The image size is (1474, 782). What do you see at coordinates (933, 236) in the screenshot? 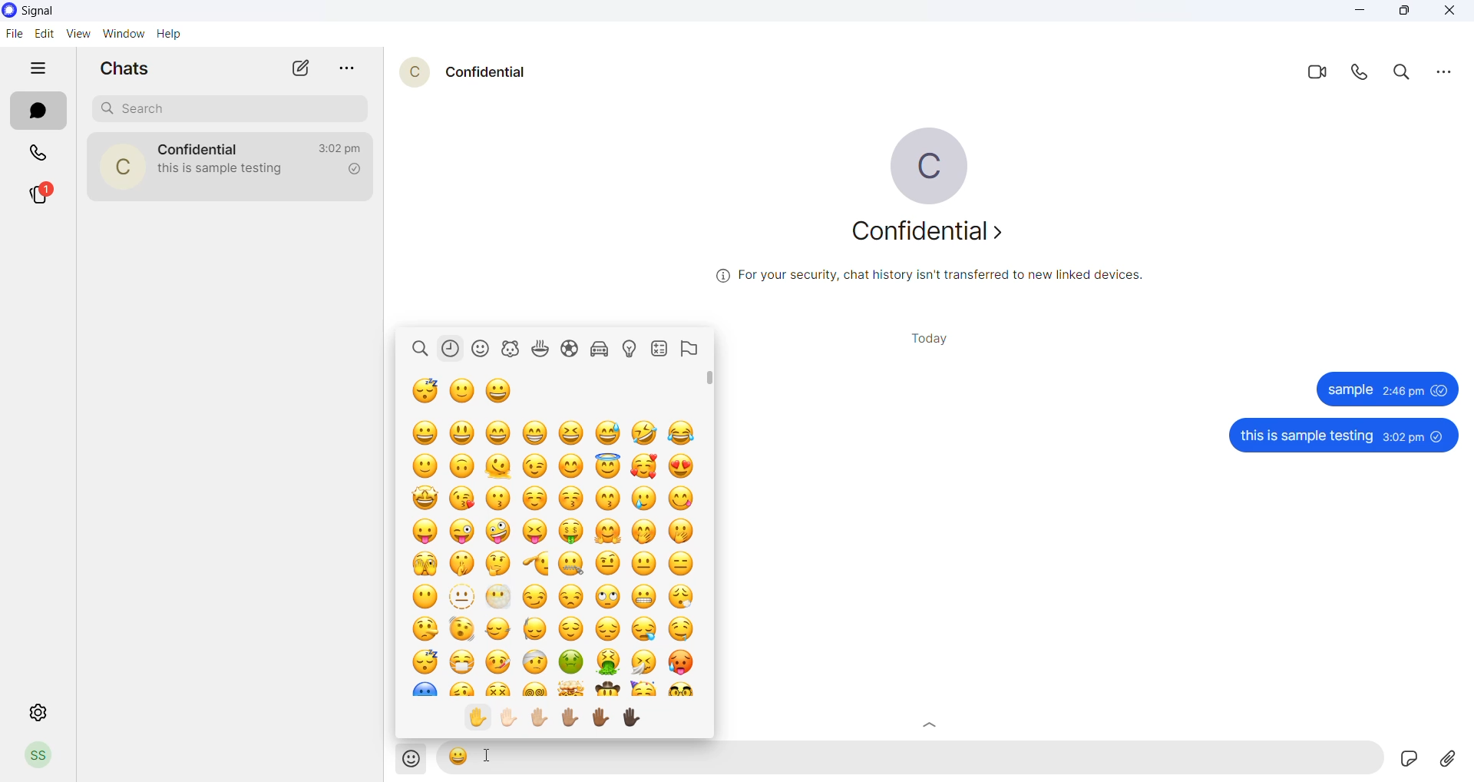
I see `about contact` at bounding box center [933, 236].